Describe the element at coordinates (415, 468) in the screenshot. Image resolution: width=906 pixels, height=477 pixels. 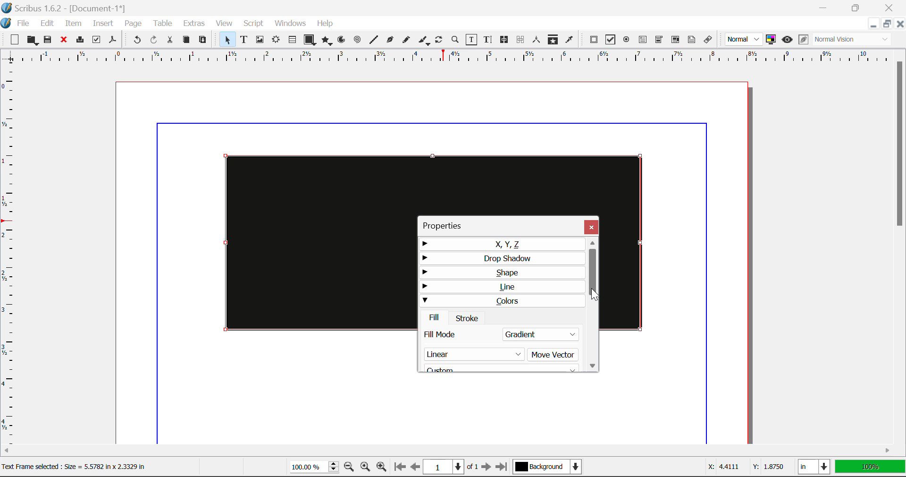
I see `Previous Page` at that location.